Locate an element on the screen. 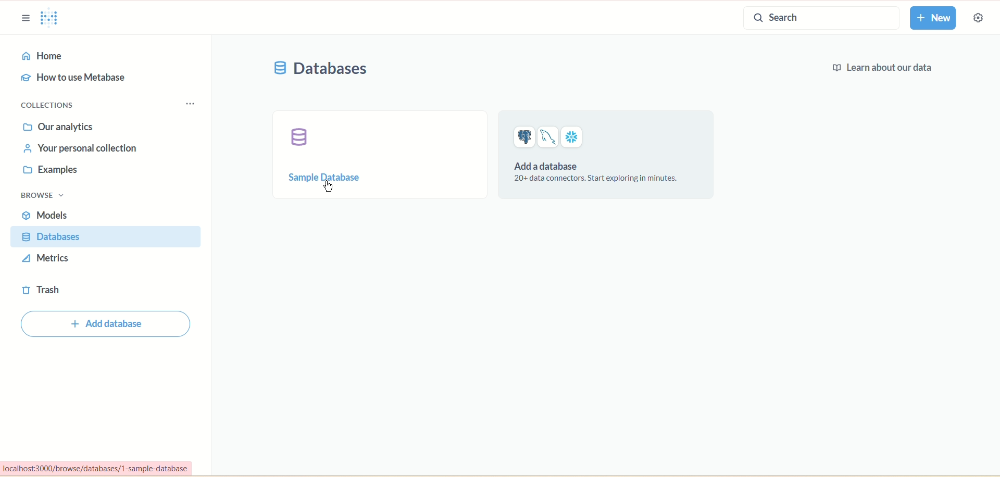 Image resolution: width=1000 pixels, height=477 pixels. home is located at coordinates (105, 57).